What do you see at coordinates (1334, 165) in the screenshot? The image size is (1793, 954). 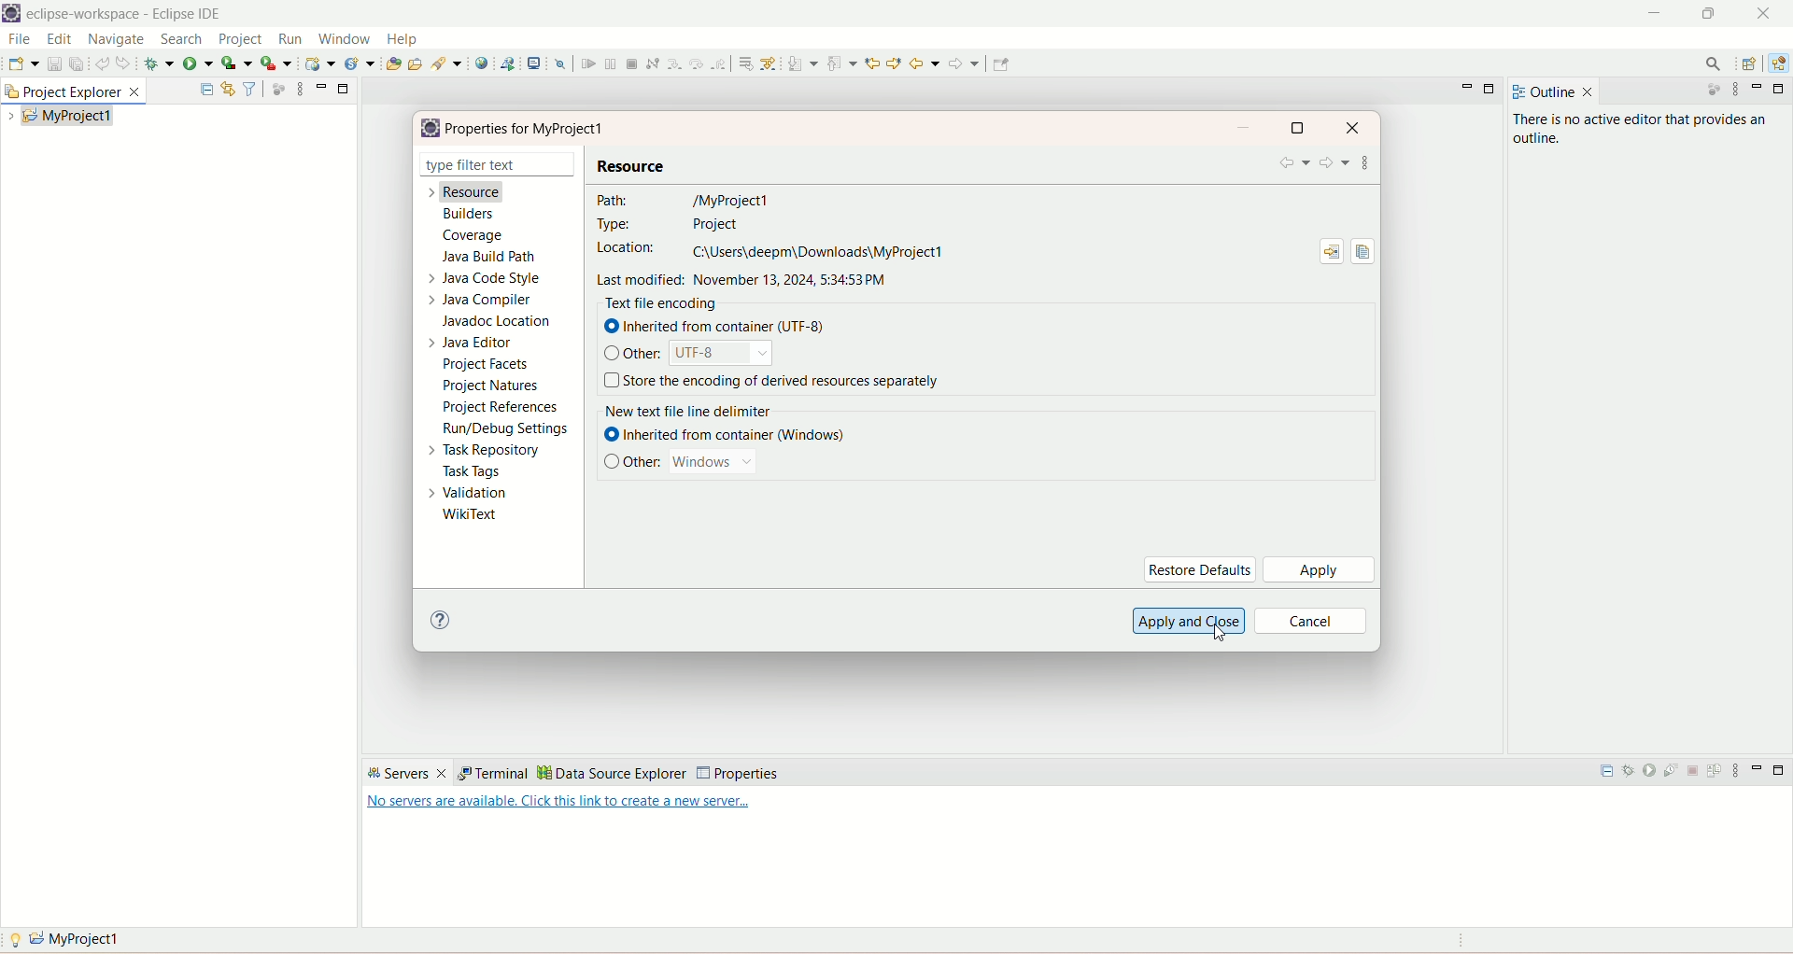 I see `forward` at bounding box center [1334, 165].